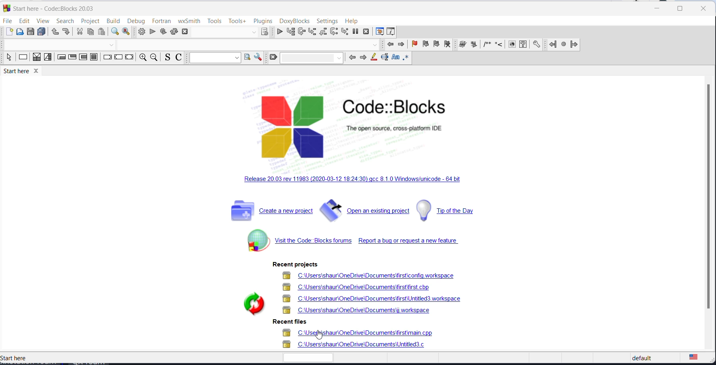 This screenshot has width=716, height=365. Describe the element at coordinates (22, 58) in the screenshot. I see `instruction` at that location.